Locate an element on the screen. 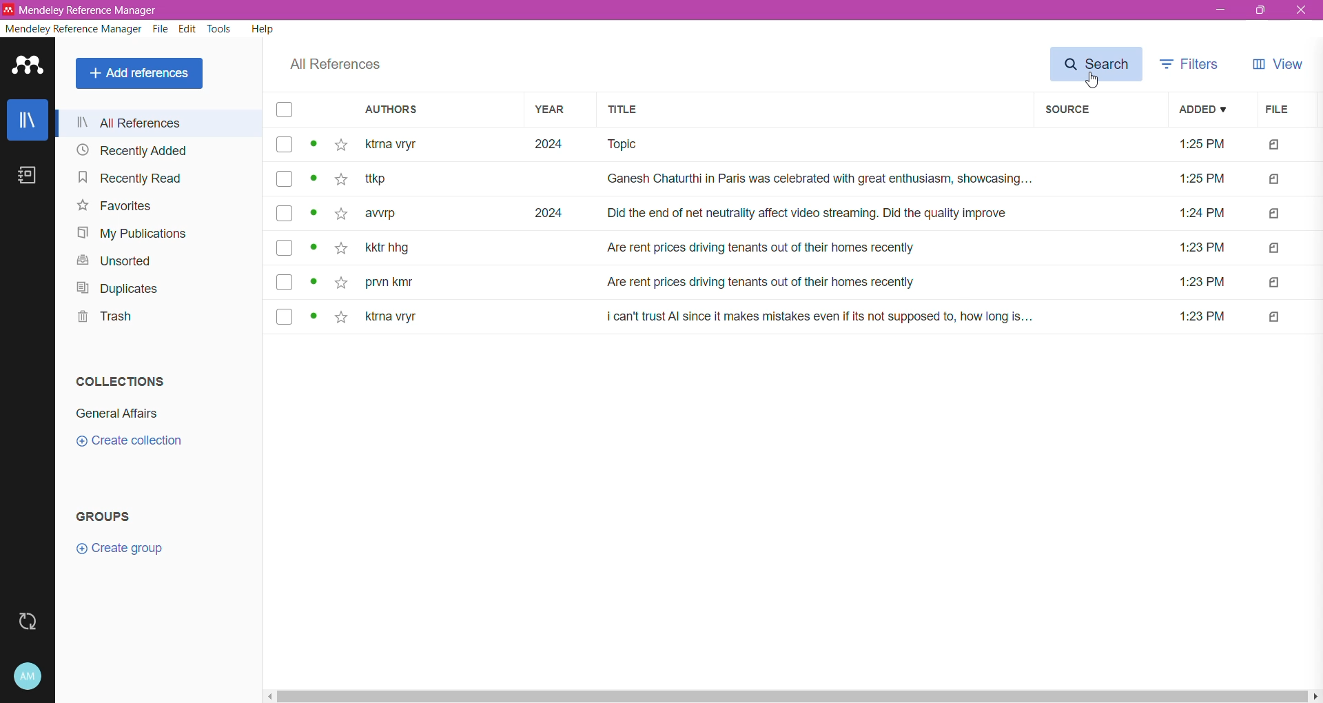 Image resolution: width=1323 pixels, height=703 pixels. file type is located at coordinates (1274, 249).